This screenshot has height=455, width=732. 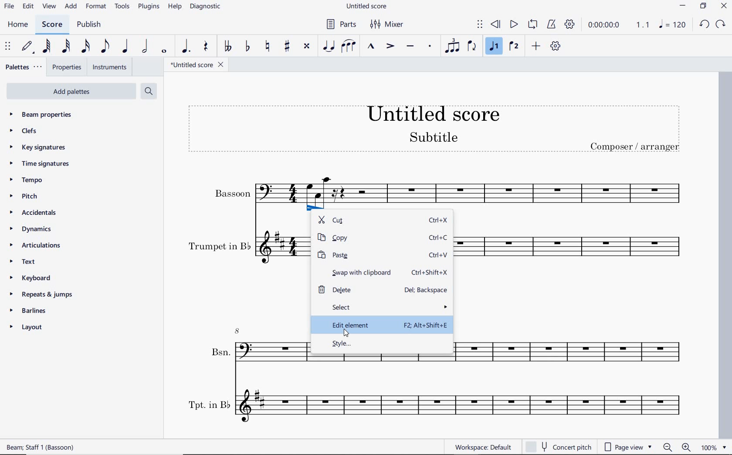 I want to click on play, so click(x=514, y=25).